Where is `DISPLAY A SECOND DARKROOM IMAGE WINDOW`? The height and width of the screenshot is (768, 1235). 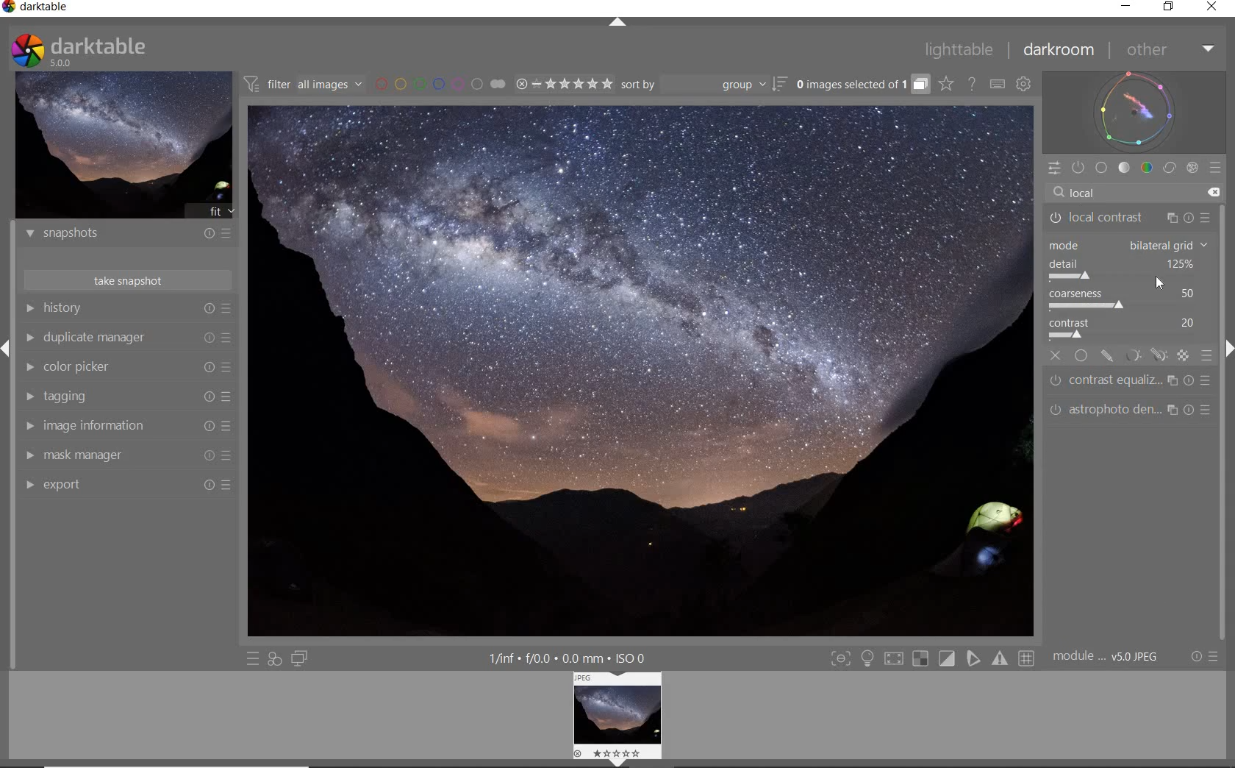 DISPLAY A SECOND DARKROOM IMAGE WINDOW is located at coordinates (299, 659).